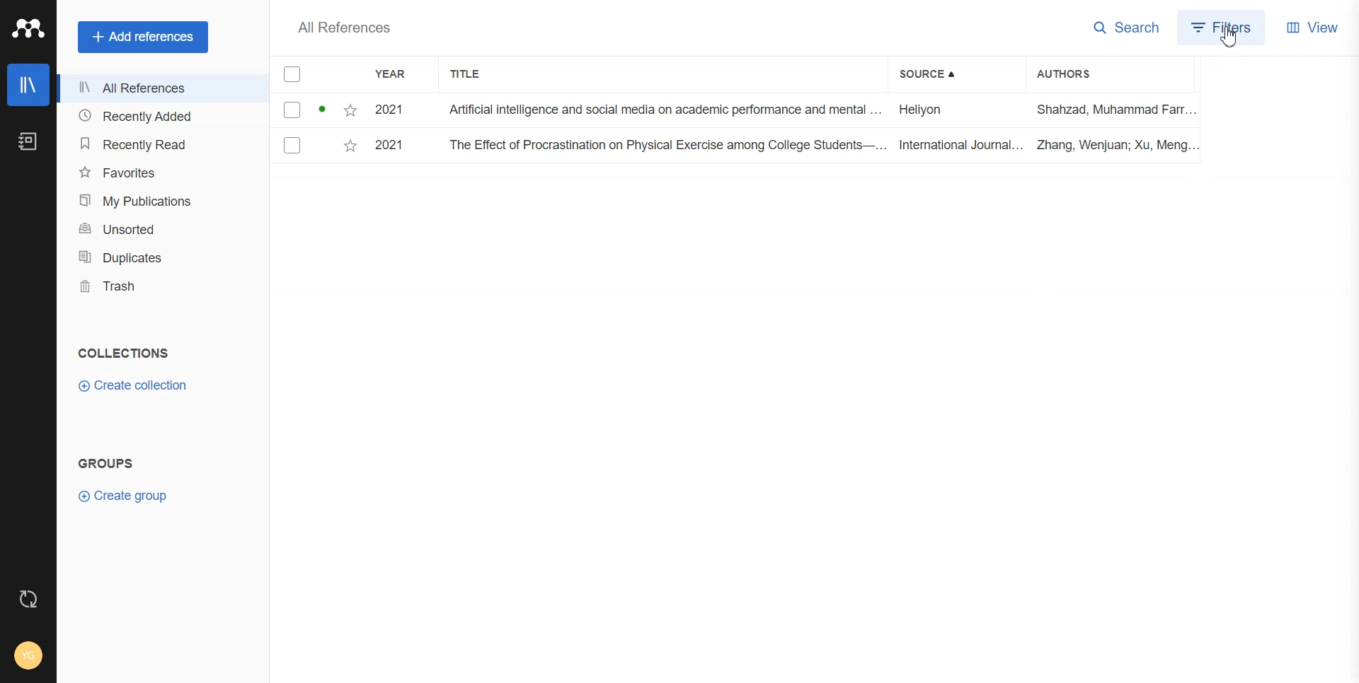  What do you see at coordinates (399, 74) in the screenshot?
I see `YEAR` at bounding box center [399, 74].